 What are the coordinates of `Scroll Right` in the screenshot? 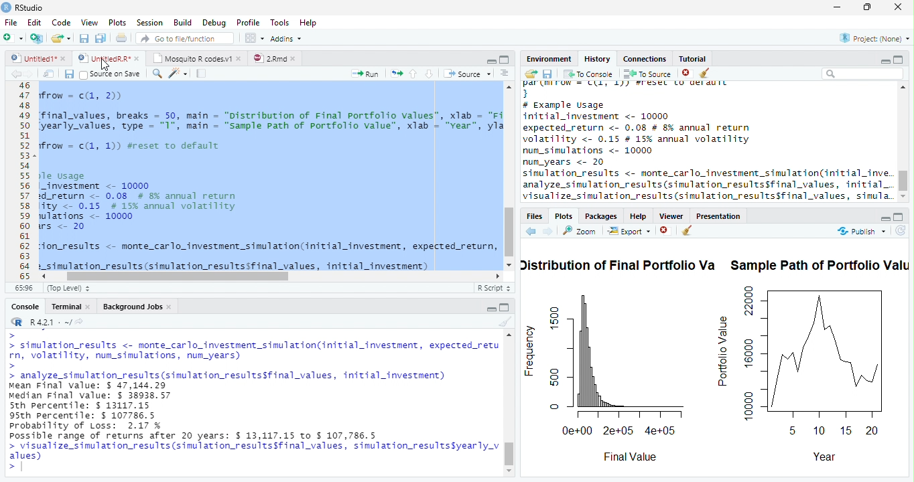 It's located at (498, 275).